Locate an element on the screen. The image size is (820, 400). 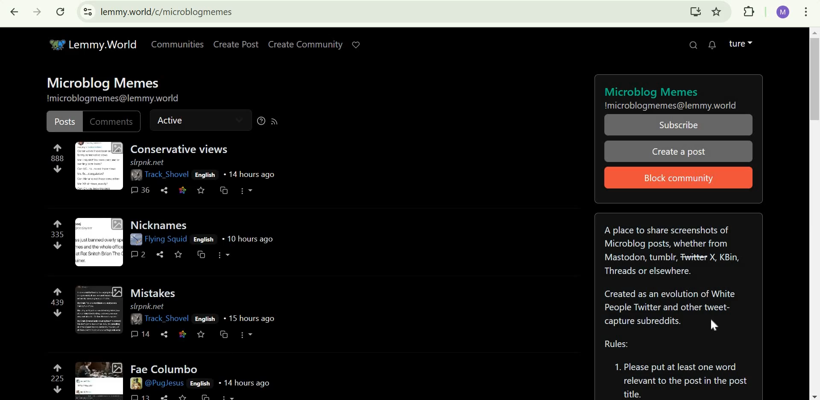
 Lemmy.World is located at coordinates (89, 45).